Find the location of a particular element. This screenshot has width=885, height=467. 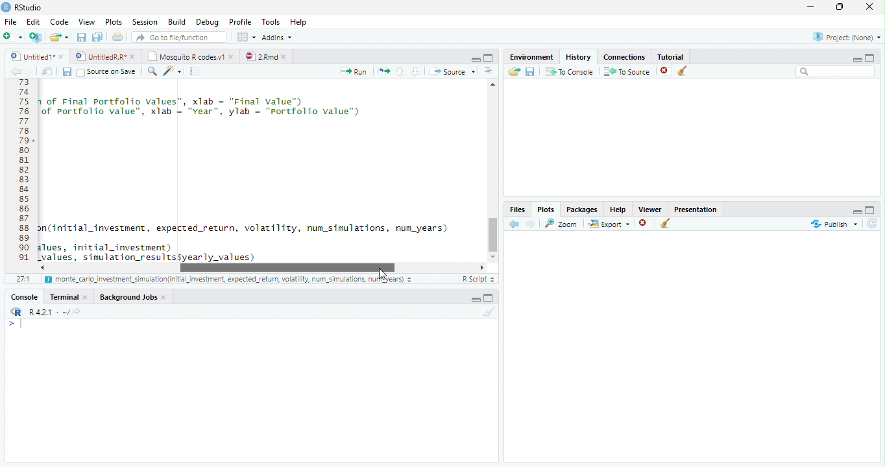

Save is located at coordinates (530, 71).